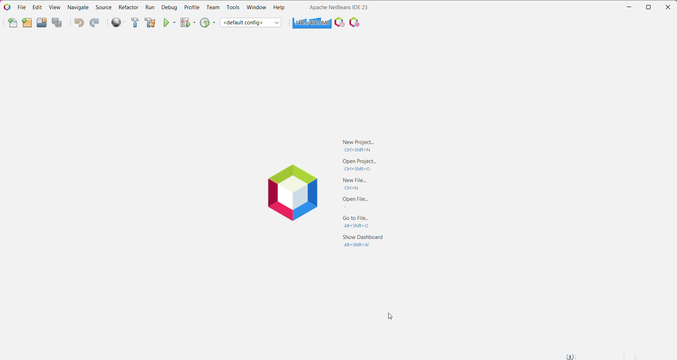  Describe the element at coordinates (295, 193) in the screenshot. I see `Application Logo` at that location.